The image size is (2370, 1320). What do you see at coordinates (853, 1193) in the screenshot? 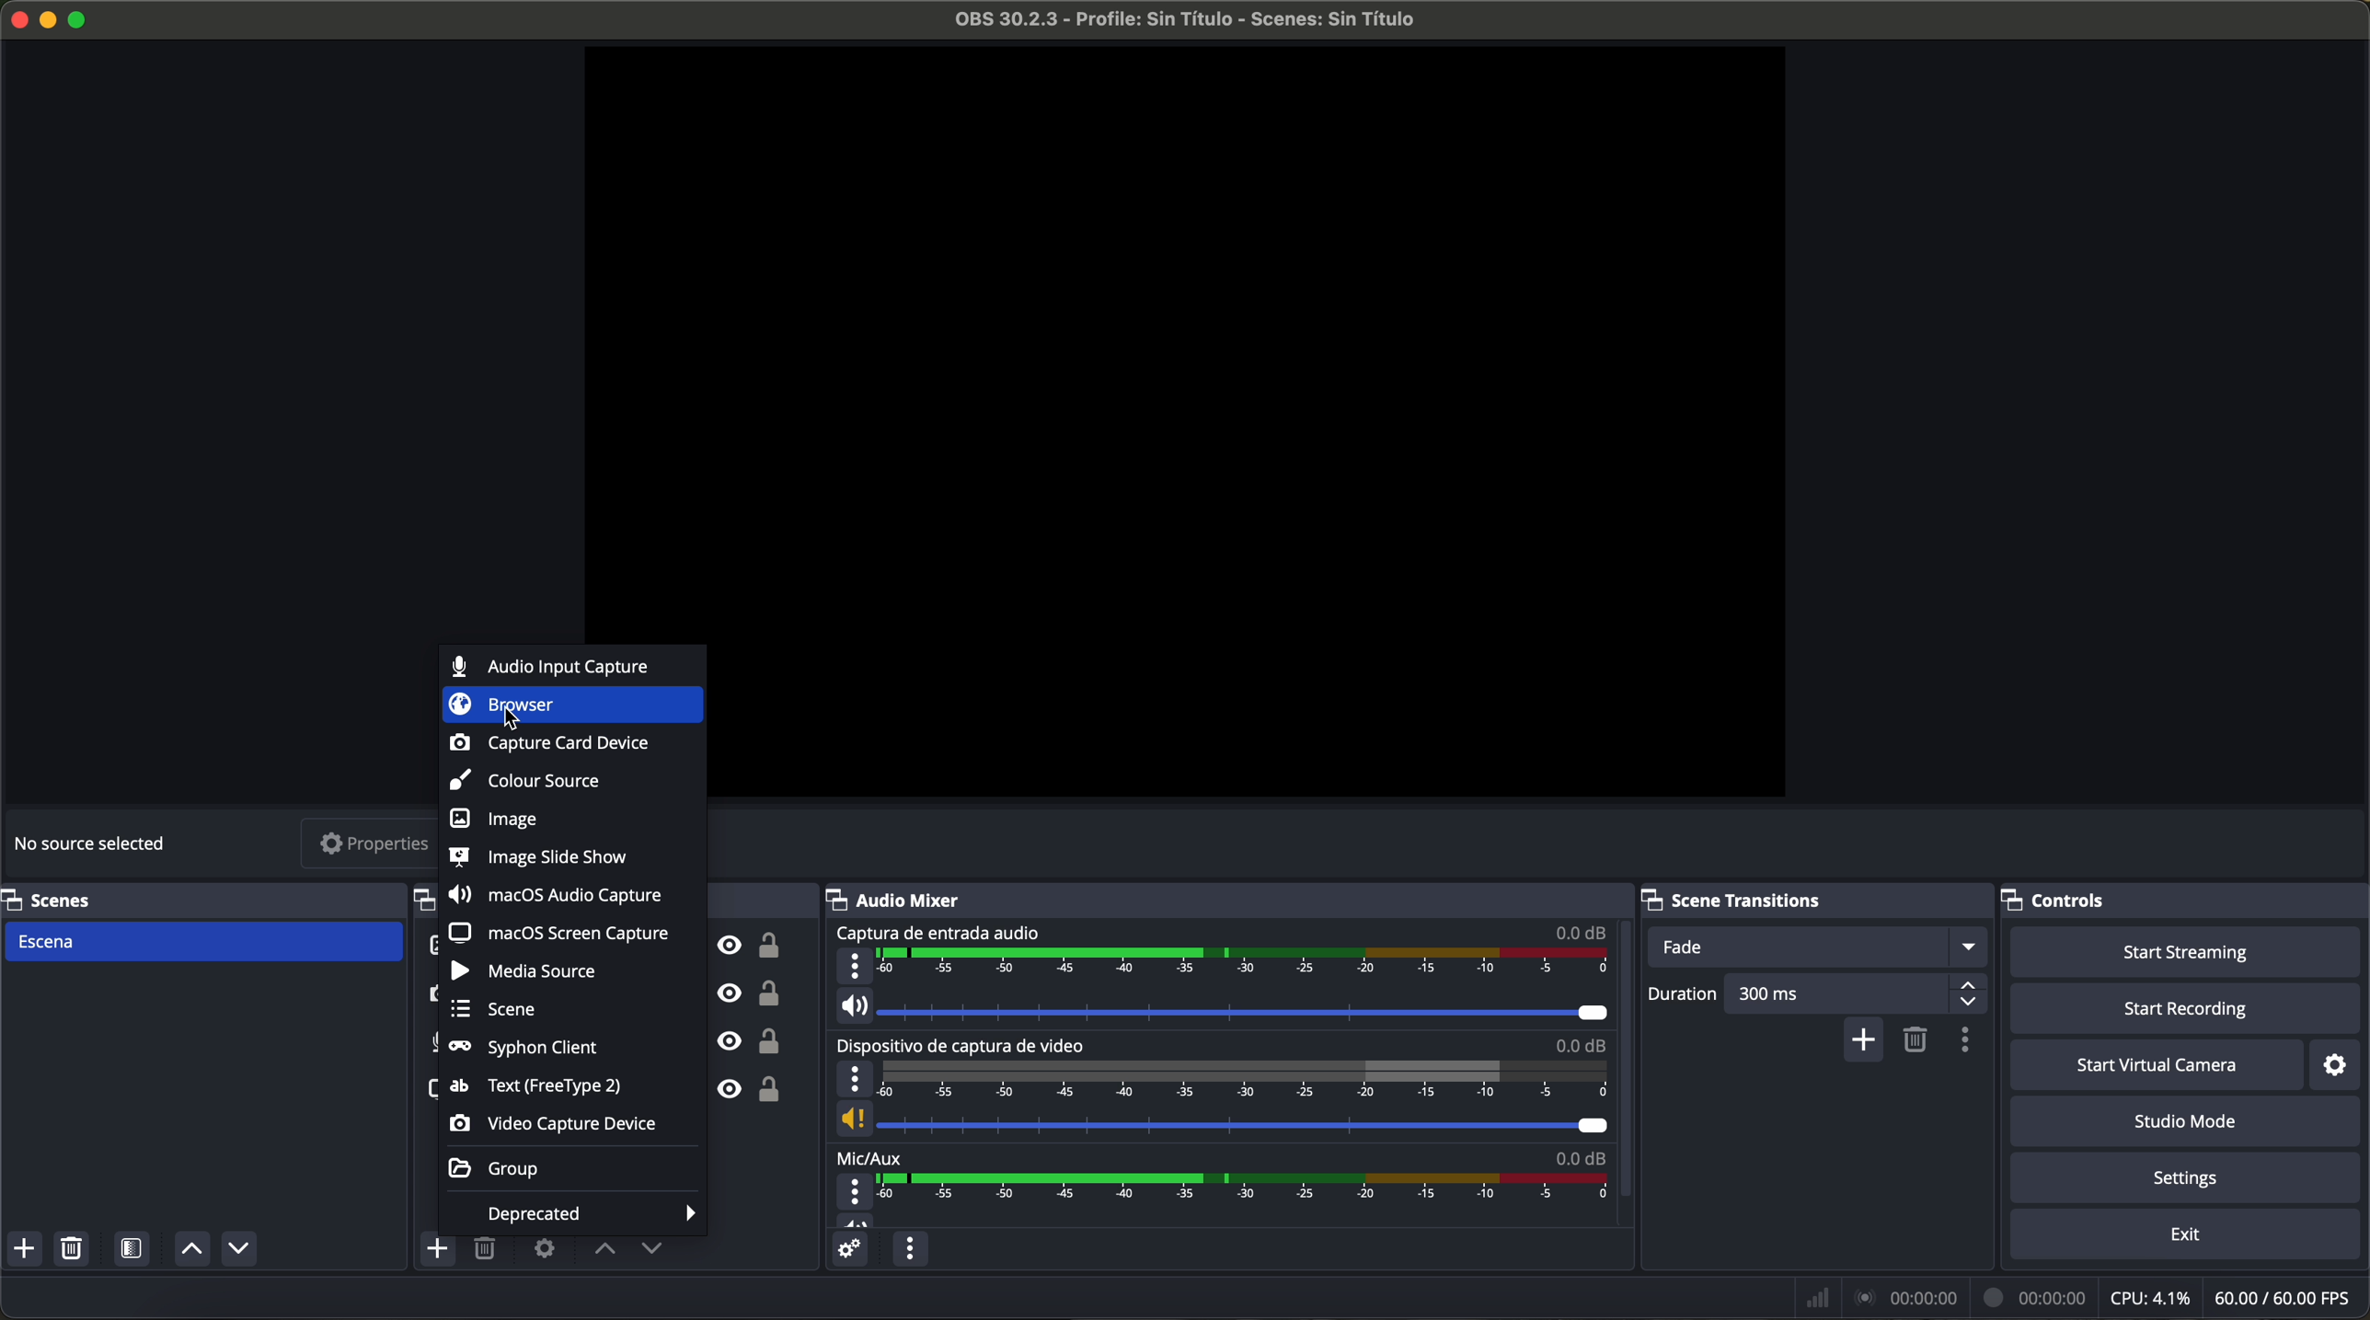
I see `more options` at bounding box center [853, 1193].